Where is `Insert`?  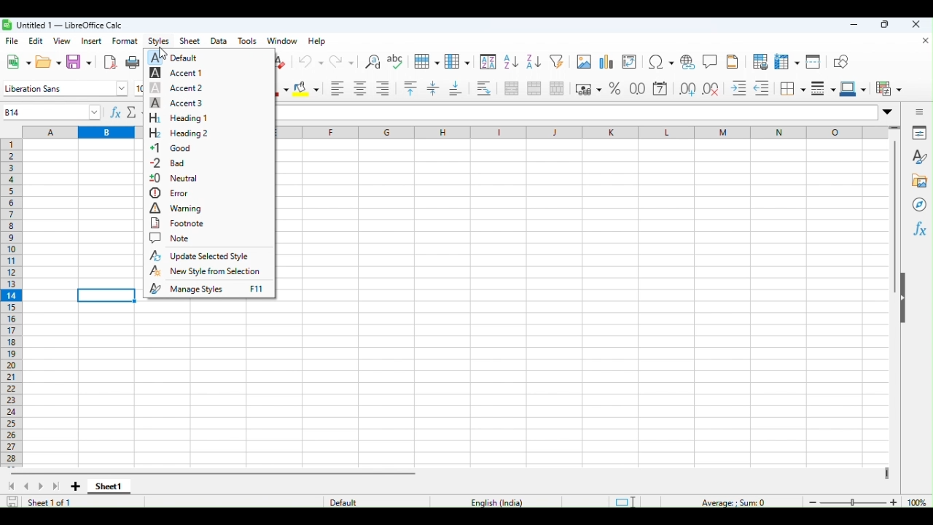 Insert is located at coordinates (91, 40).